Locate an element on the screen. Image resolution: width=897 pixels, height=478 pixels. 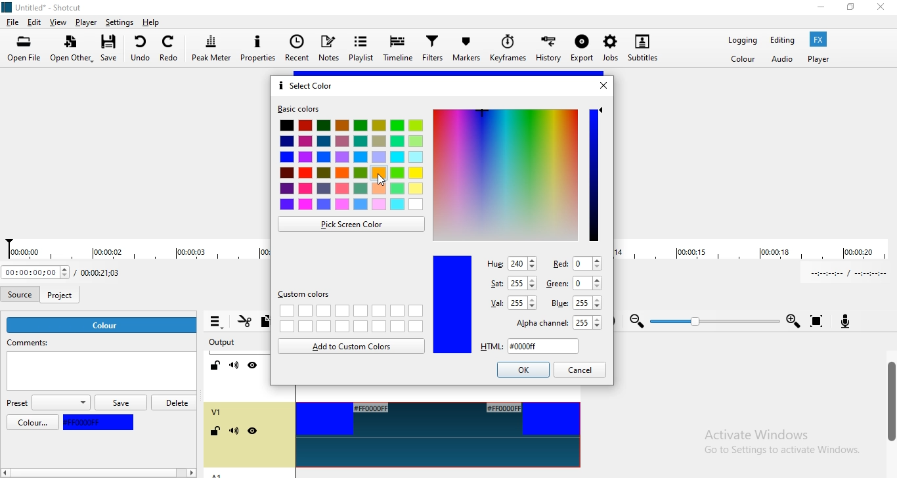
Settings is located at coordinates (121, 23).